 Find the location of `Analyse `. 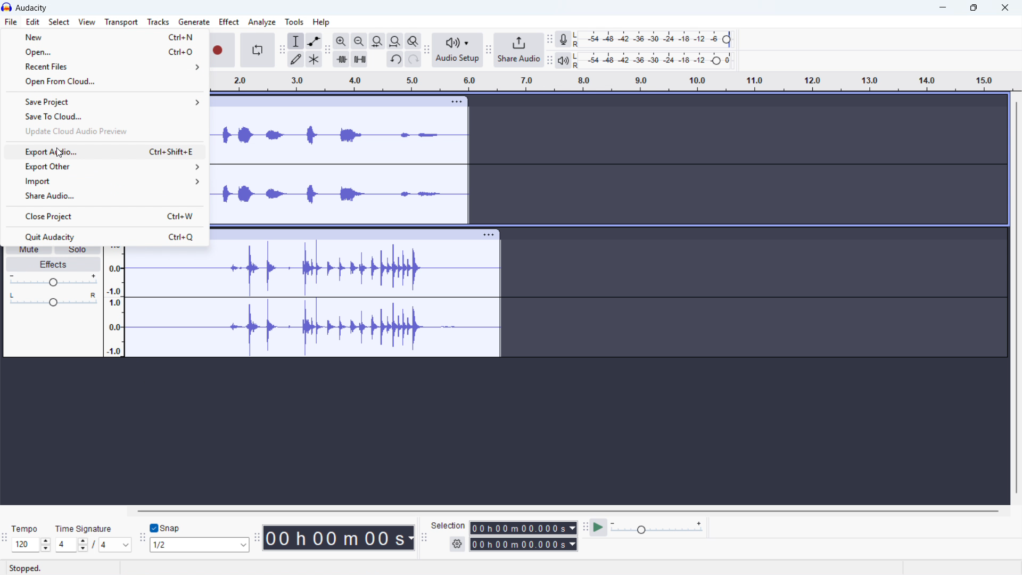

Analyse  is located at coordinates (261, 23).